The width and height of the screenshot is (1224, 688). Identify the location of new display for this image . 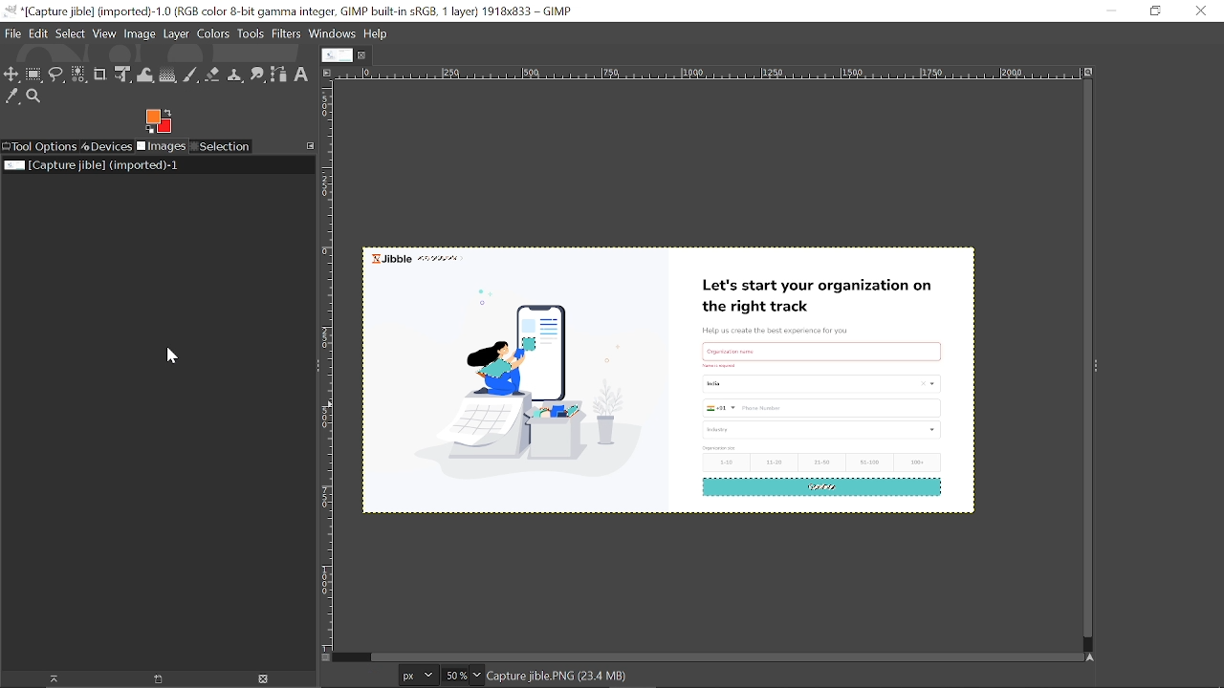
(156, 679).